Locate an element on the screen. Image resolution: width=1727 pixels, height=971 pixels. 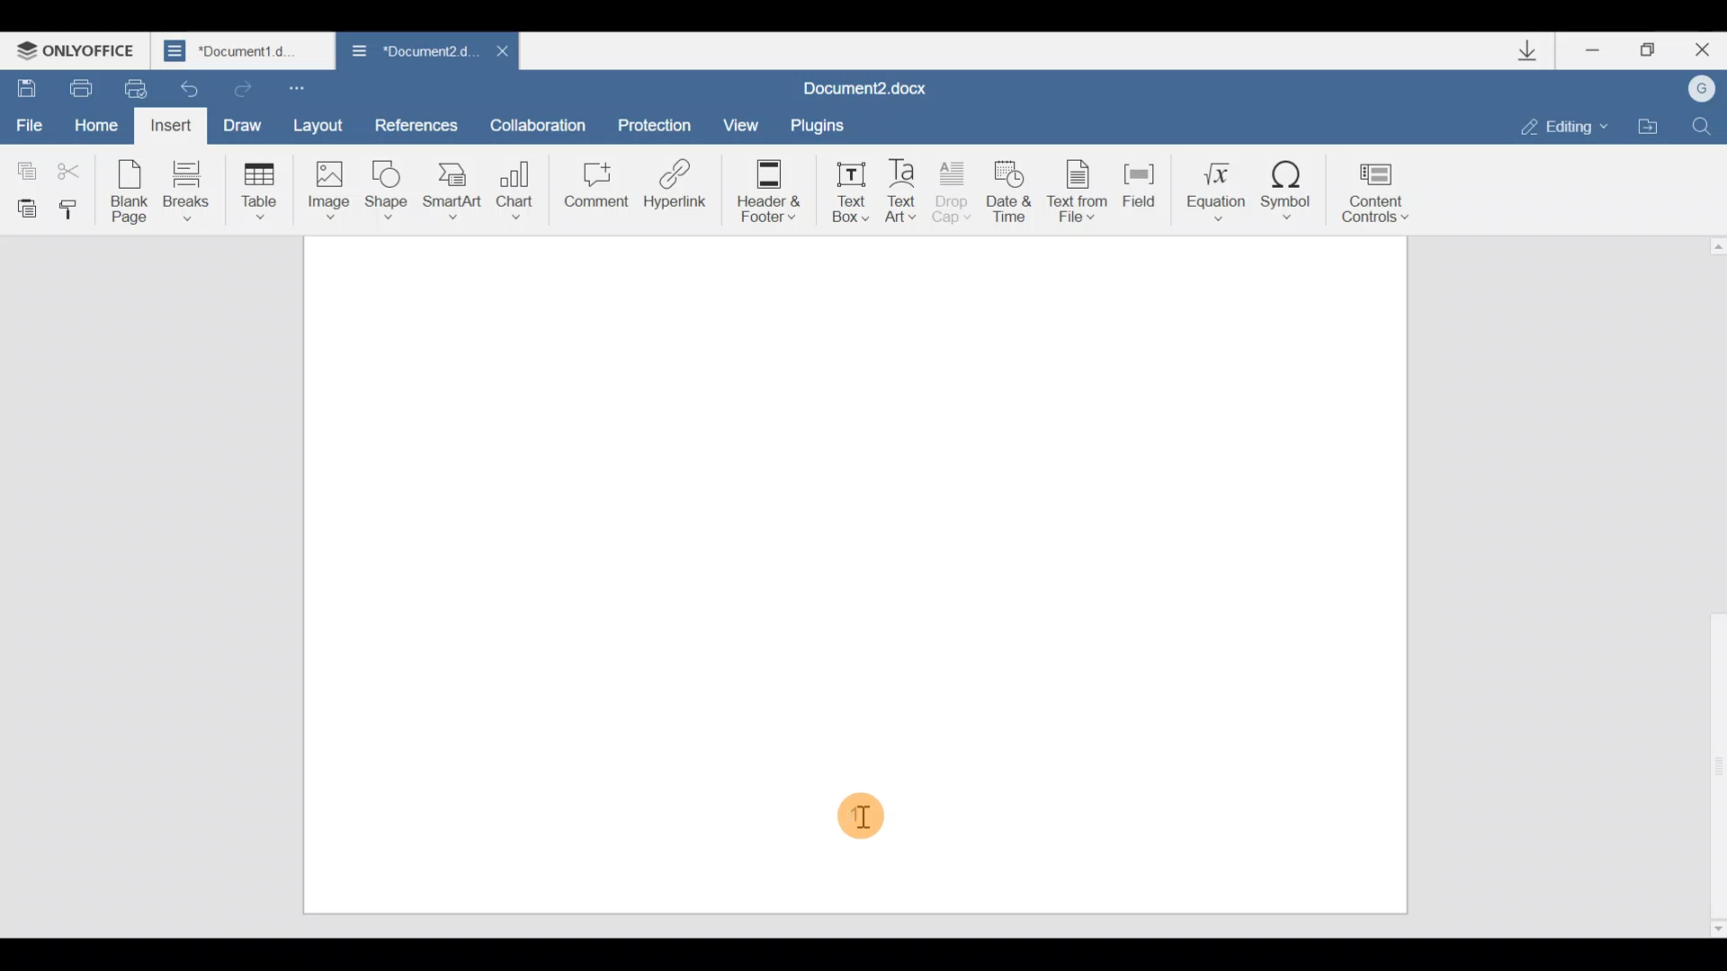
Maximize is located at coordinates (1645, 48).